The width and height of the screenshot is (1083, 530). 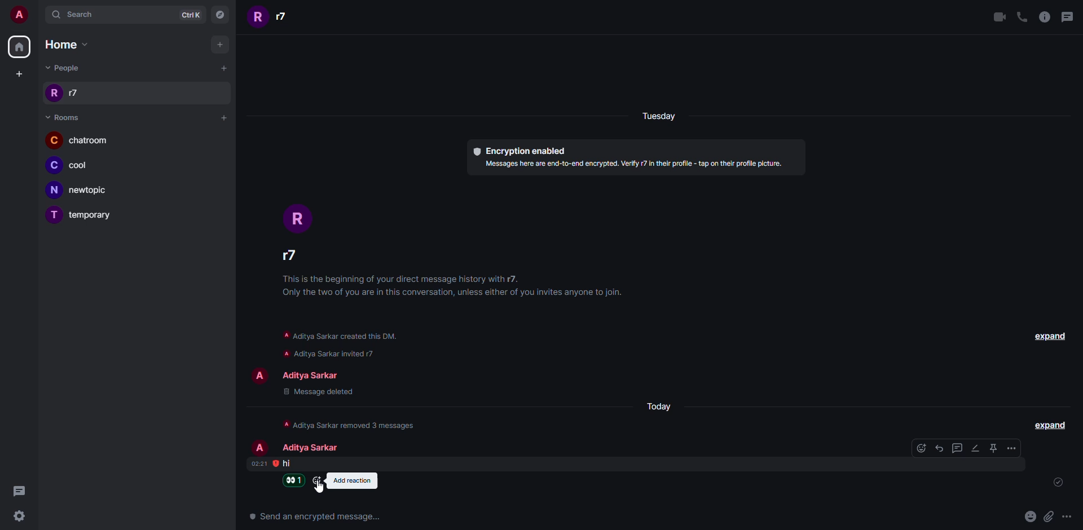 I want to click on sent, so click(x=1054, y=482).